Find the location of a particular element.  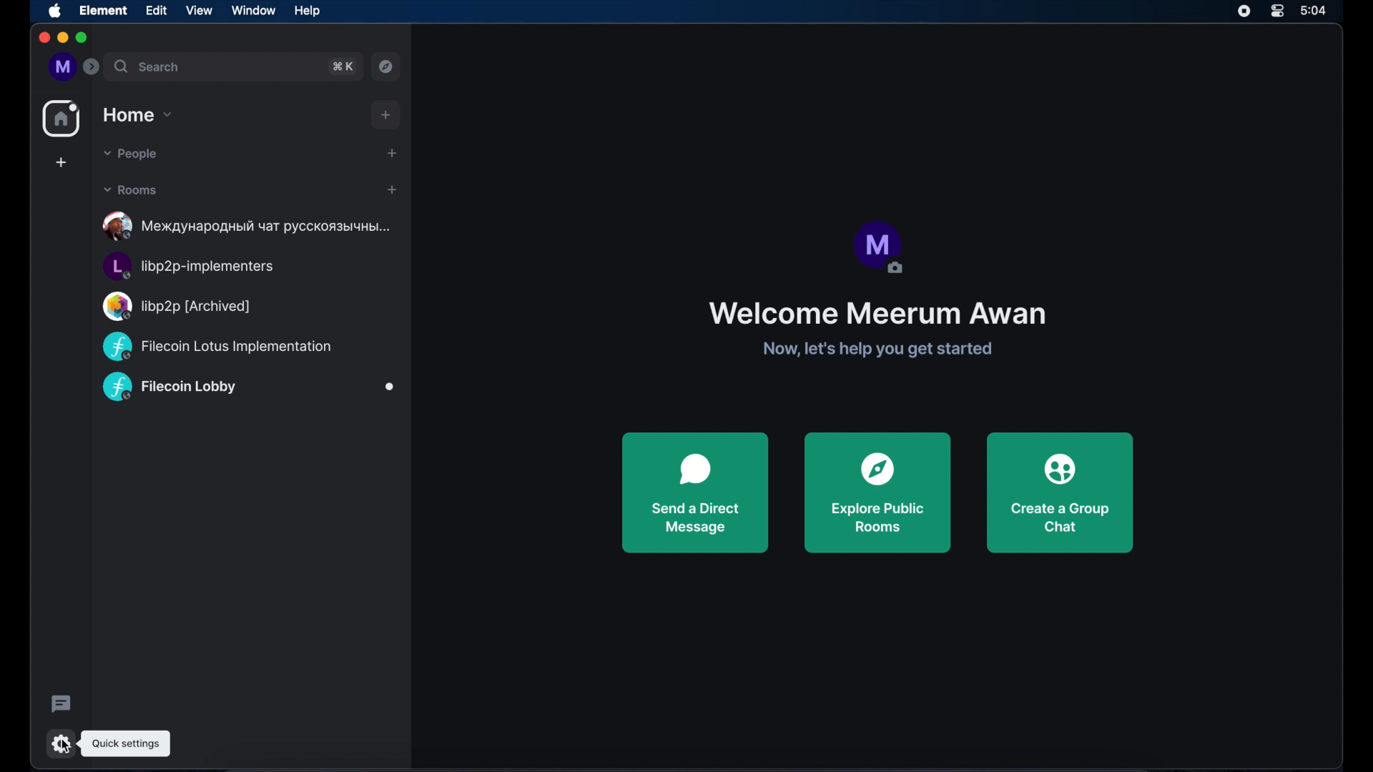

L_ libp2p-implementers is located at coordinates (182, 266).